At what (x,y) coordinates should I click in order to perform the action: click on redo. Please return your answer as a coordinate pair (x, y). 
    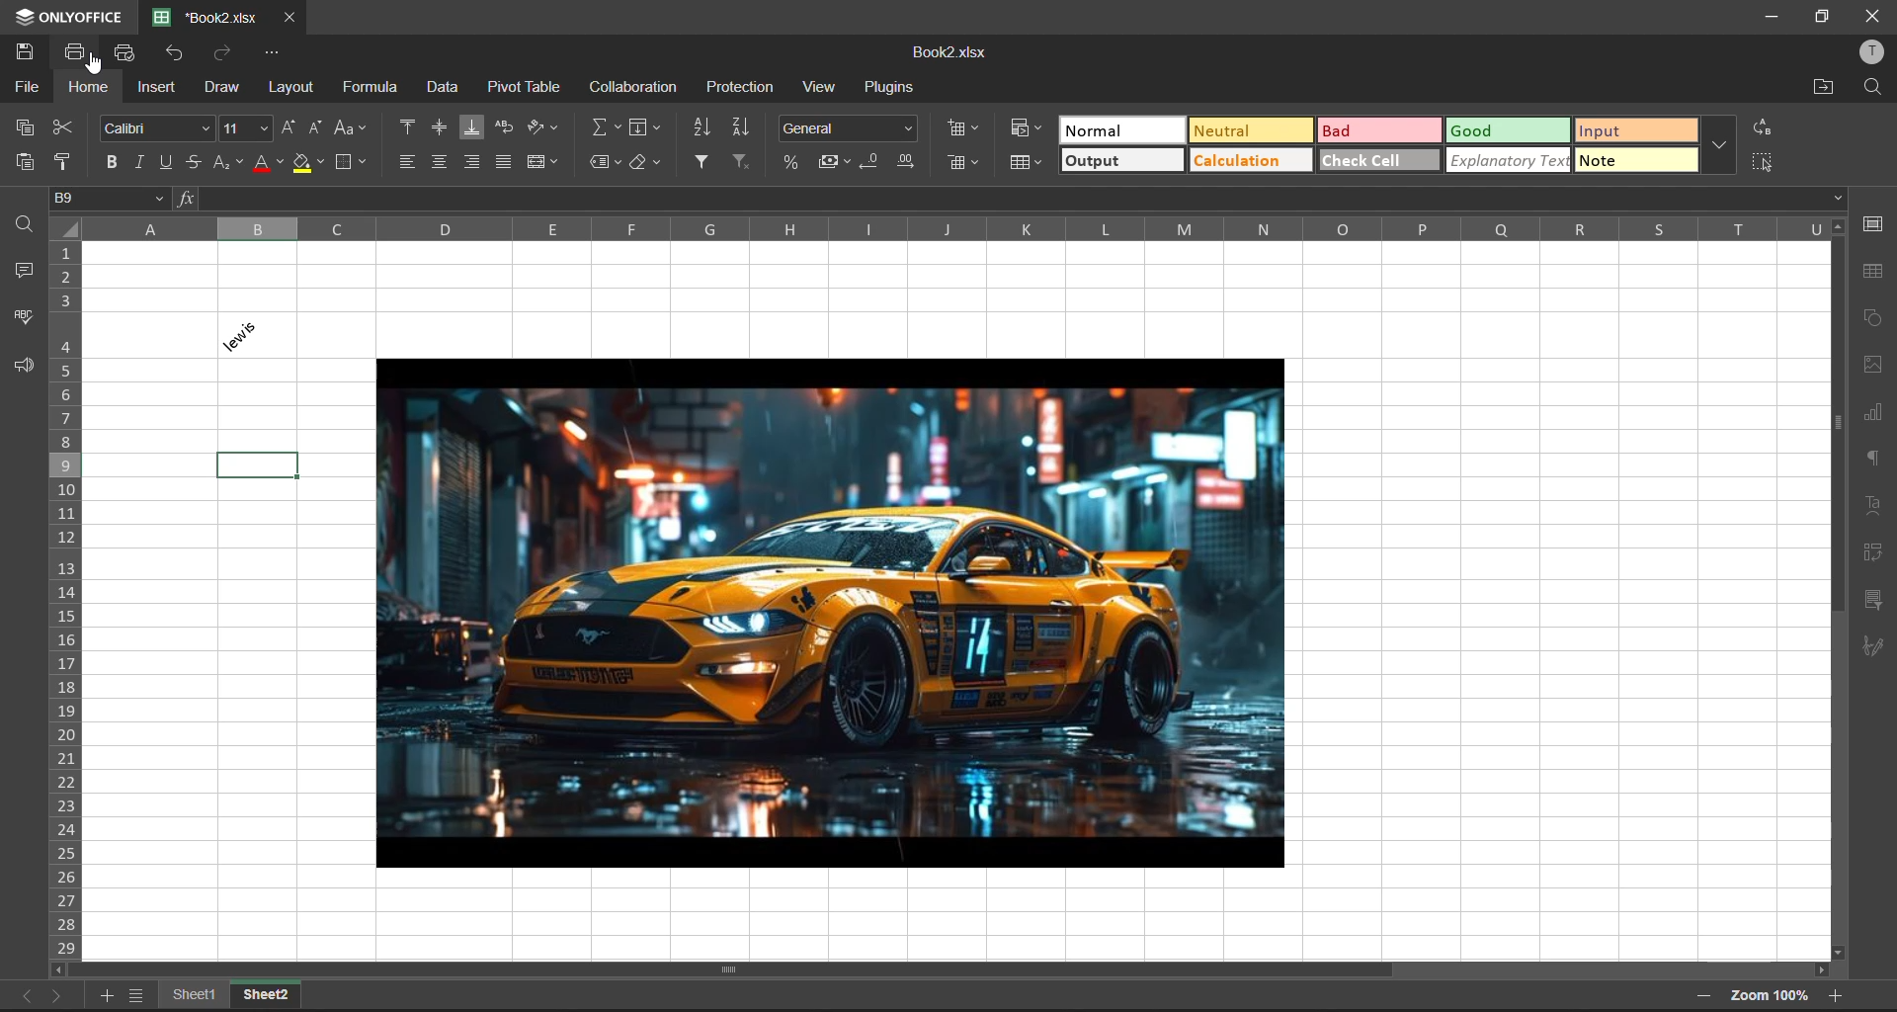
    Looking at the image, I should click on (226, 56).